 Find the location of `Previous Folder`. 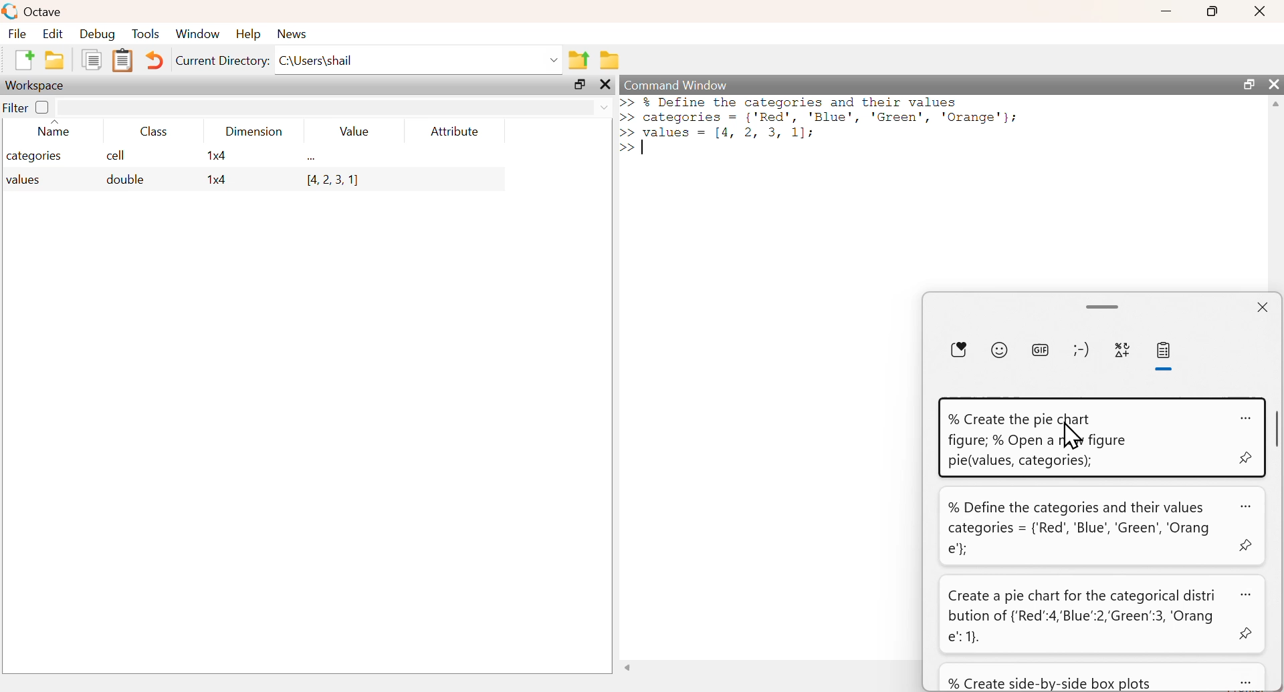

Previous Folder is located at coordinates (579, 60).